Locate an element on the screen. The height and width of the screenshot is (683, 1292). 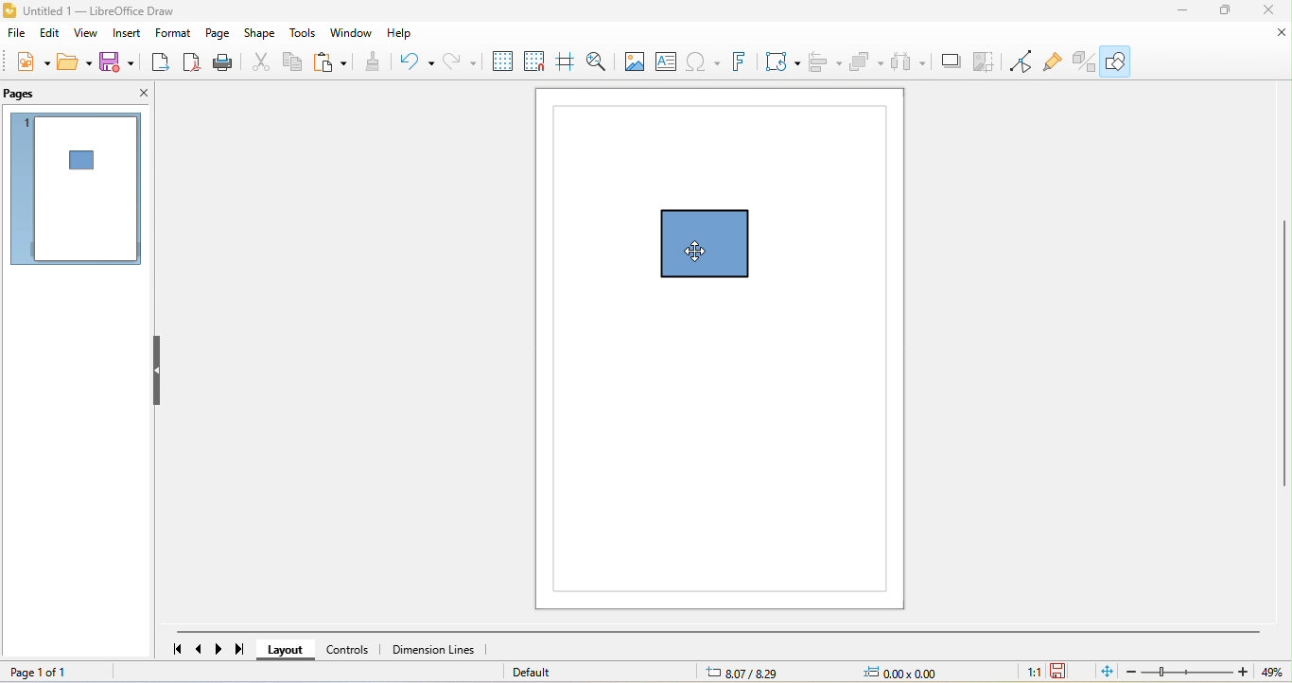
save is located at coordinates (120, 61).